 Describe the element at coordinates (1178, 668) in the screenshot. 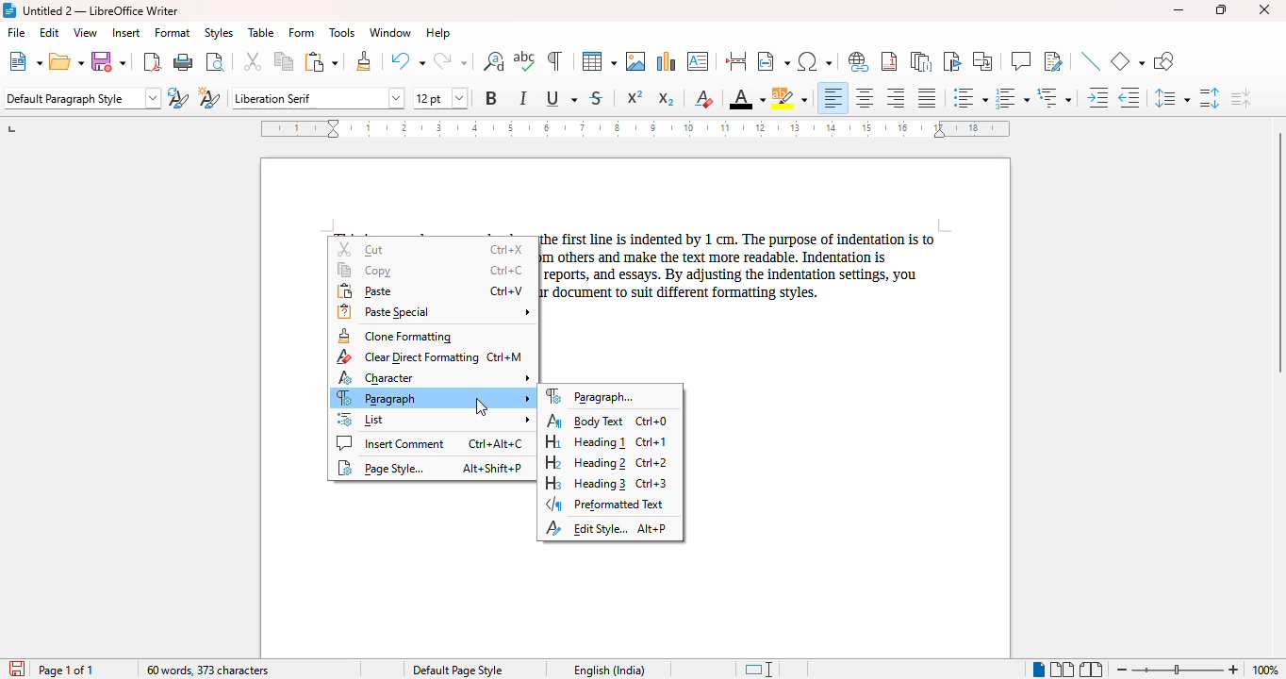

I see `zoom slider` at that location.